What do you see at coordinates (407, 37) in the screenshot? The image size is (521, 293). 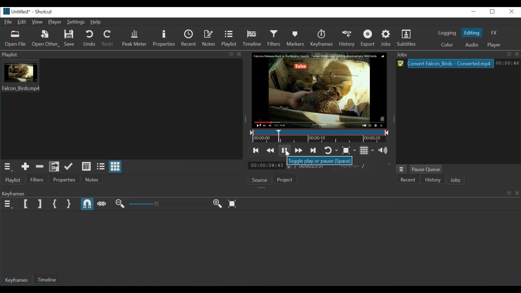 I see `Subtitles` at bounding box center [407, 37].